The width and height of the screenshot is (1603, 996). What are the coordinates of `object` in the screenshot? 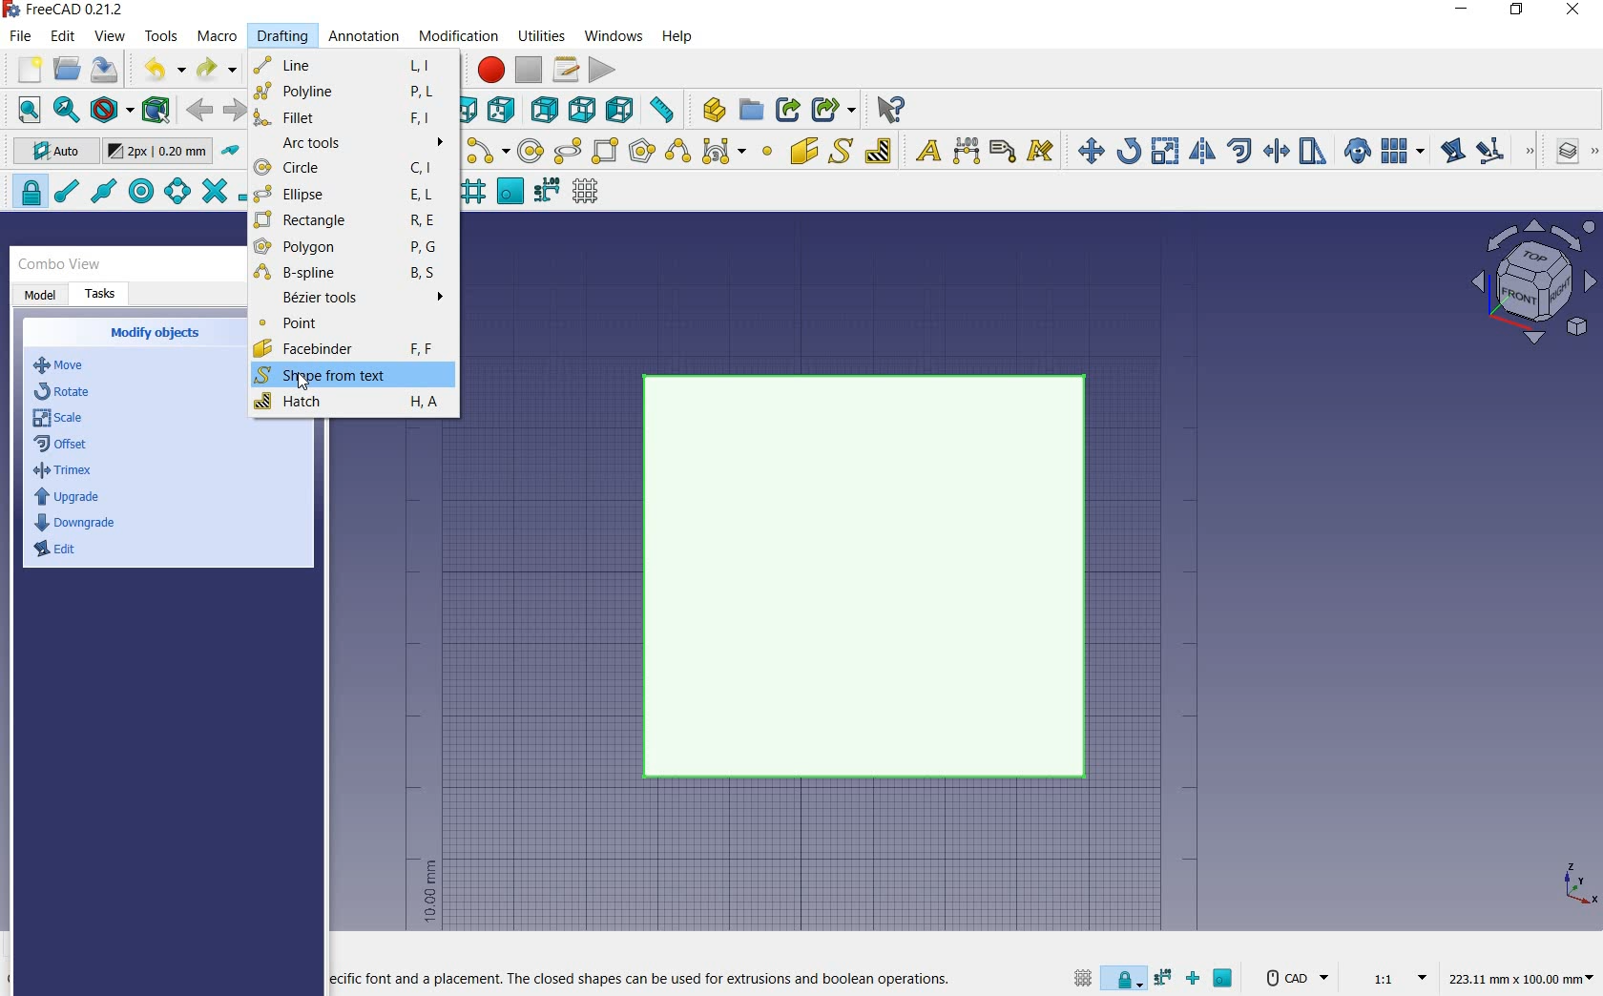 It's located at (872, 578).